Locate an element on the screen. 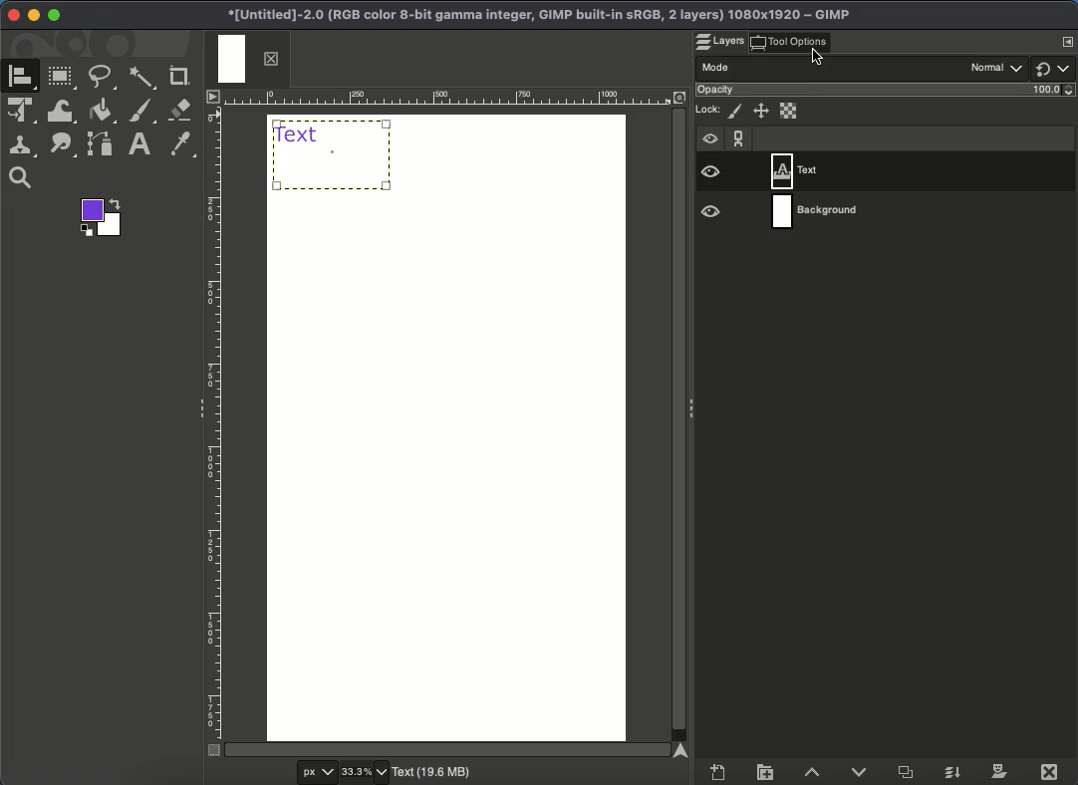 This screenshot has width=1078, height=785. Menu is located at coordinates (1067, 42).